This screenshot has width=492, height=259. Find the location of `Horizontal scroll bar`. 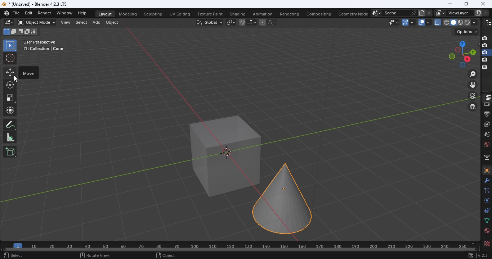

Horizontal scroll bar is located at coordinates (241, 250).